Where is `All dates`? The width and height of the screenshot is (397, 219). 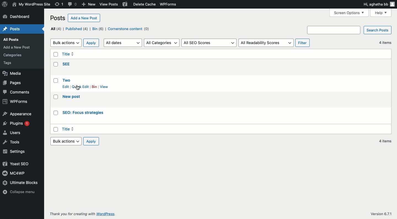
All dates is located at coordinates (123, 43).